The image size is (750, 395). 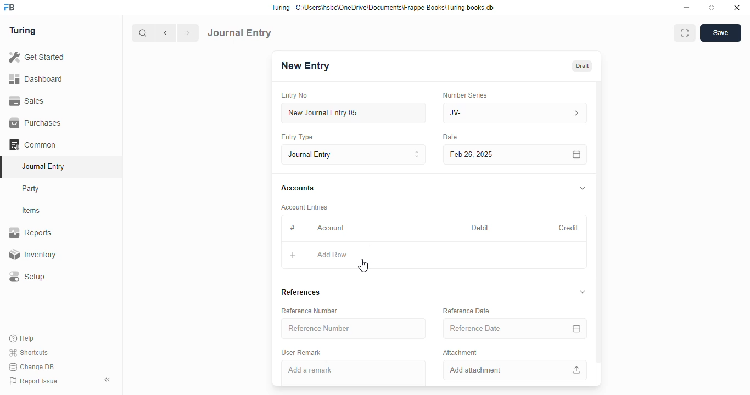 What do you see at coordinates (354, 373) in the screenshot?
I see `add a remark` at bounding box center [354, 373].